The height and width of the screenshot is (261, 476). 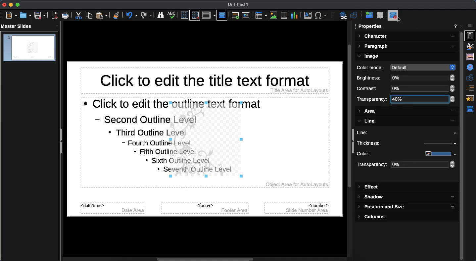 What do you see at coordinates (471, 68) in the screenshot?
I see `Navigator` at bounding box center [471, 68].